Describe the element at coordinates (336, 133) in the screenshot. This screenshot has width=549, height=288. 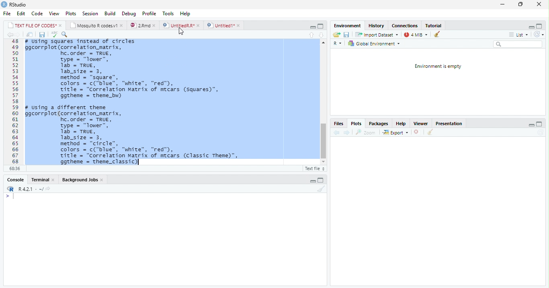
I see `go back` at that location.